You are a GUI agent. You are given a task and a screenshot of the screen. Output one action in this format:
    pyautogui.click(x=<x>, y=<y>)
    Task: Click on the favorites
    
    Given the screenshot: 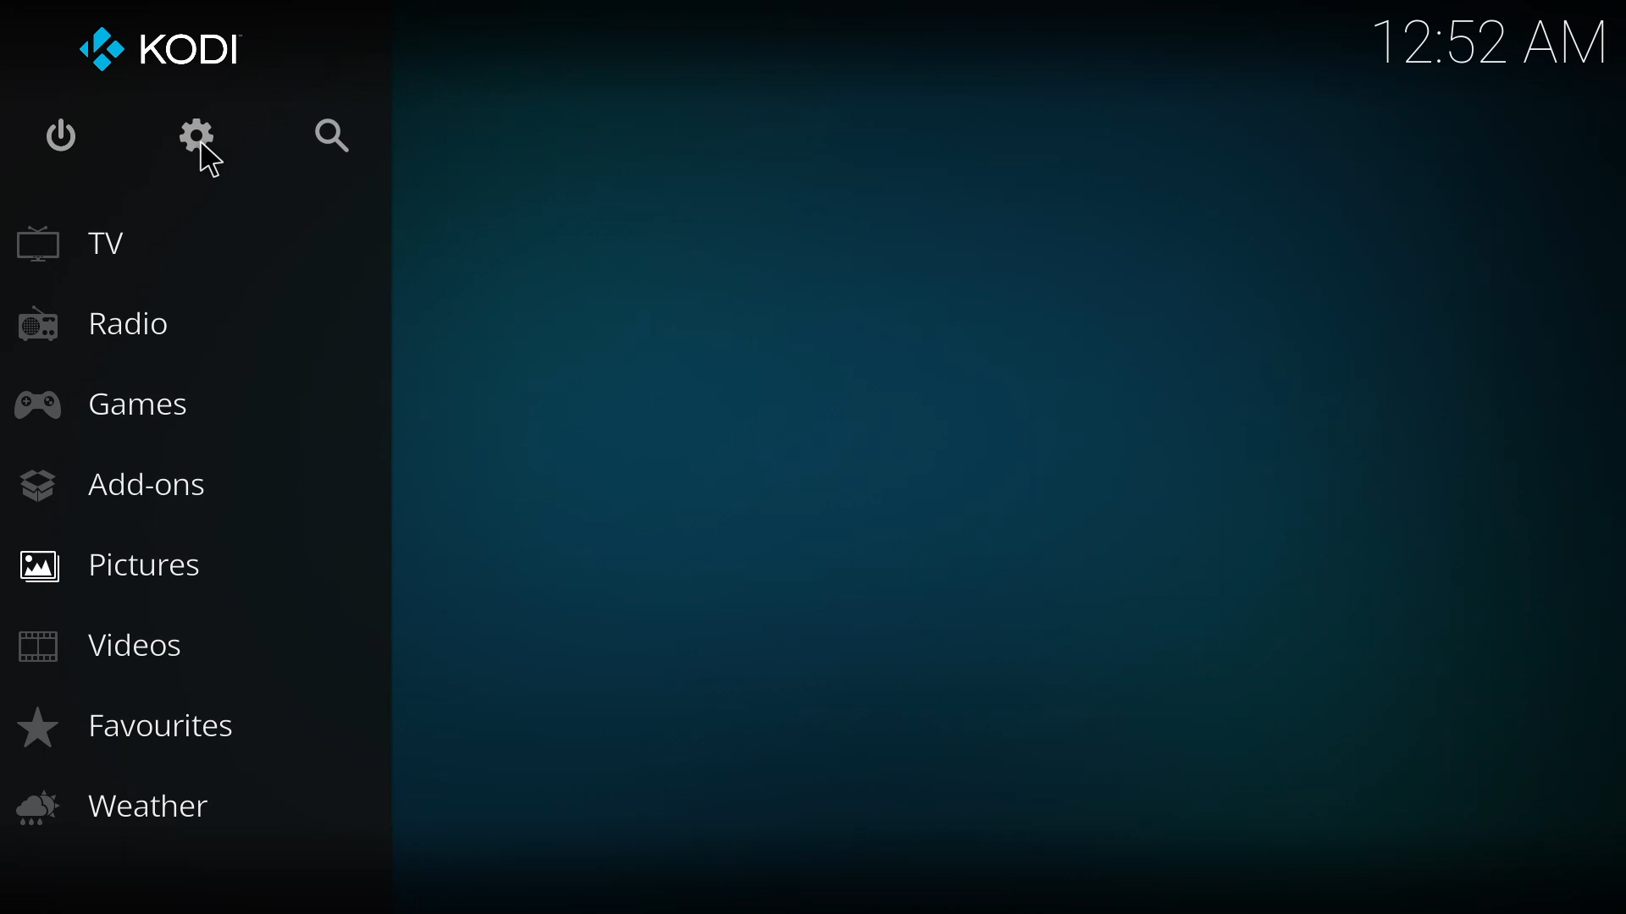 What is the action you would take?
    pyautogui.click(x=144, y=730)
    